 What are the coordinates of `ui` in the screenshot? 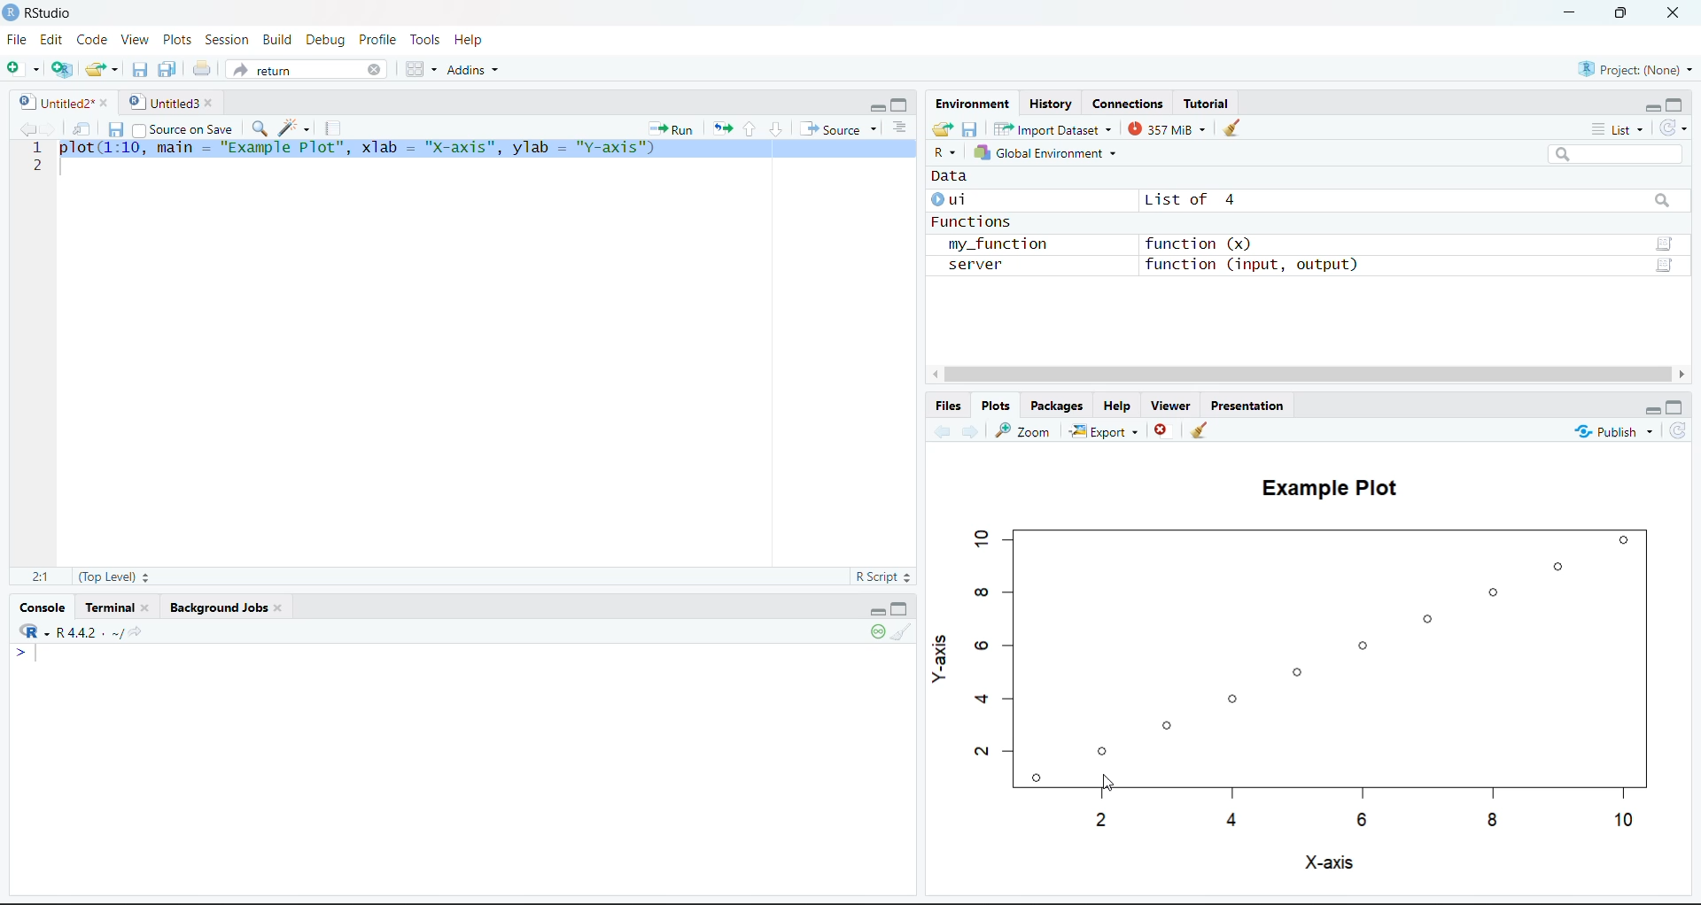 It's located at (955, 199).